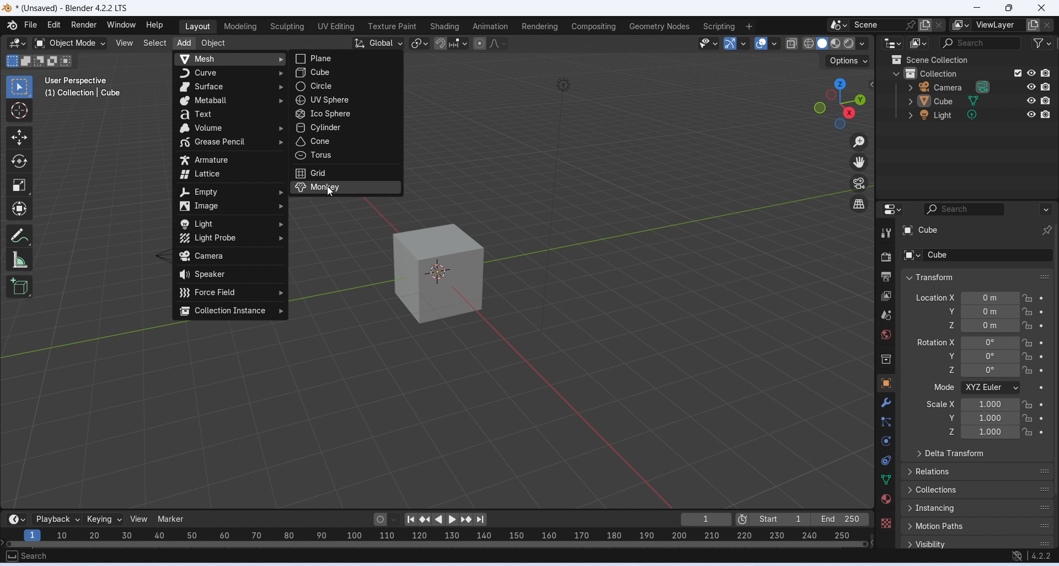 Image resolution: width=1059 pixels, height=566 pixels. I want to click on light probe, so click(231, 238).